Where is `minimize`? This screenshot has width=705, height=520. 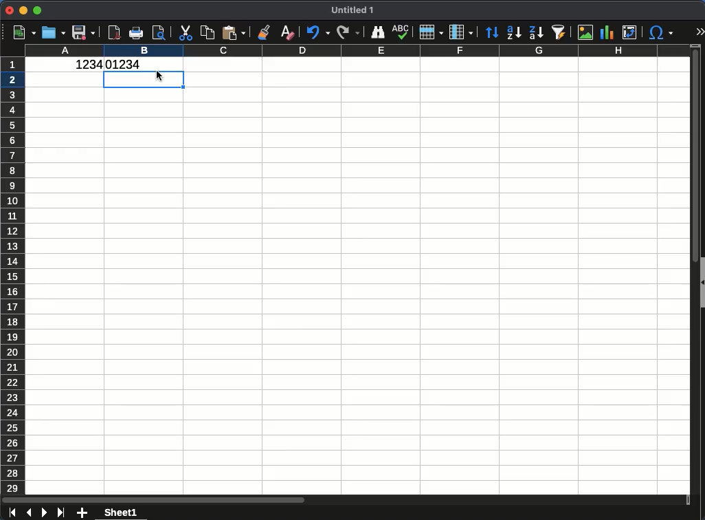
minimize is located at coordinates (23, 10).